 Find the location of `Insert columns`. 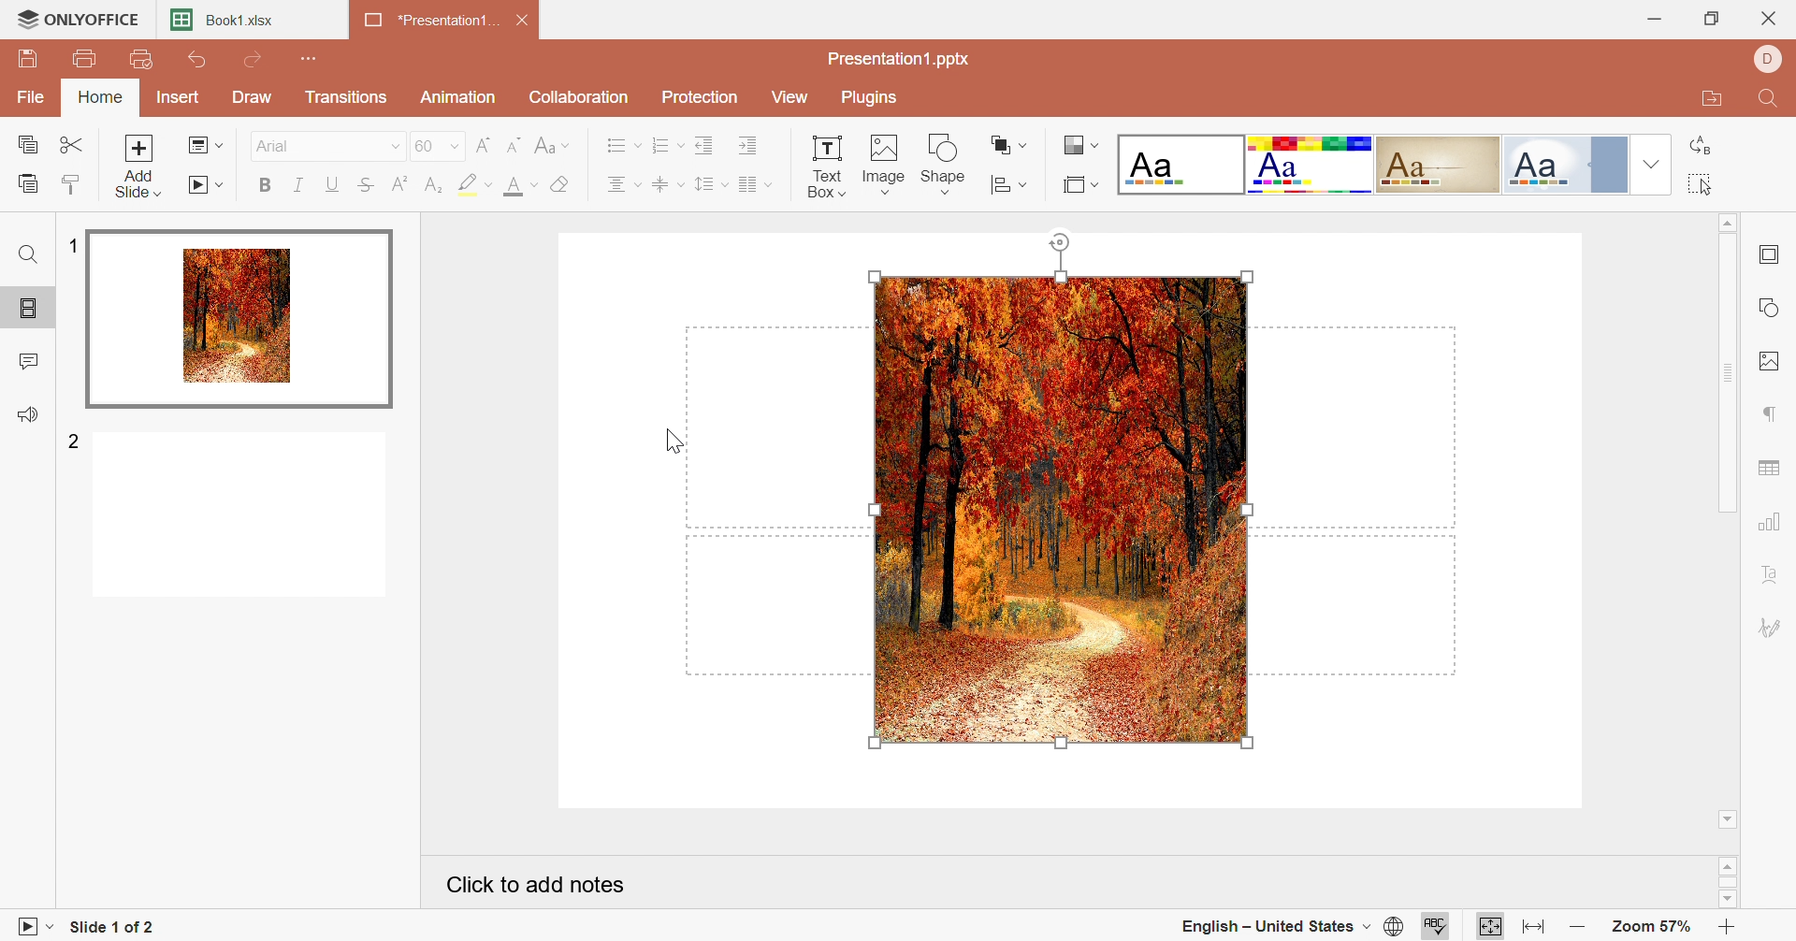

Insert columns is located at coordinates (755, 182).